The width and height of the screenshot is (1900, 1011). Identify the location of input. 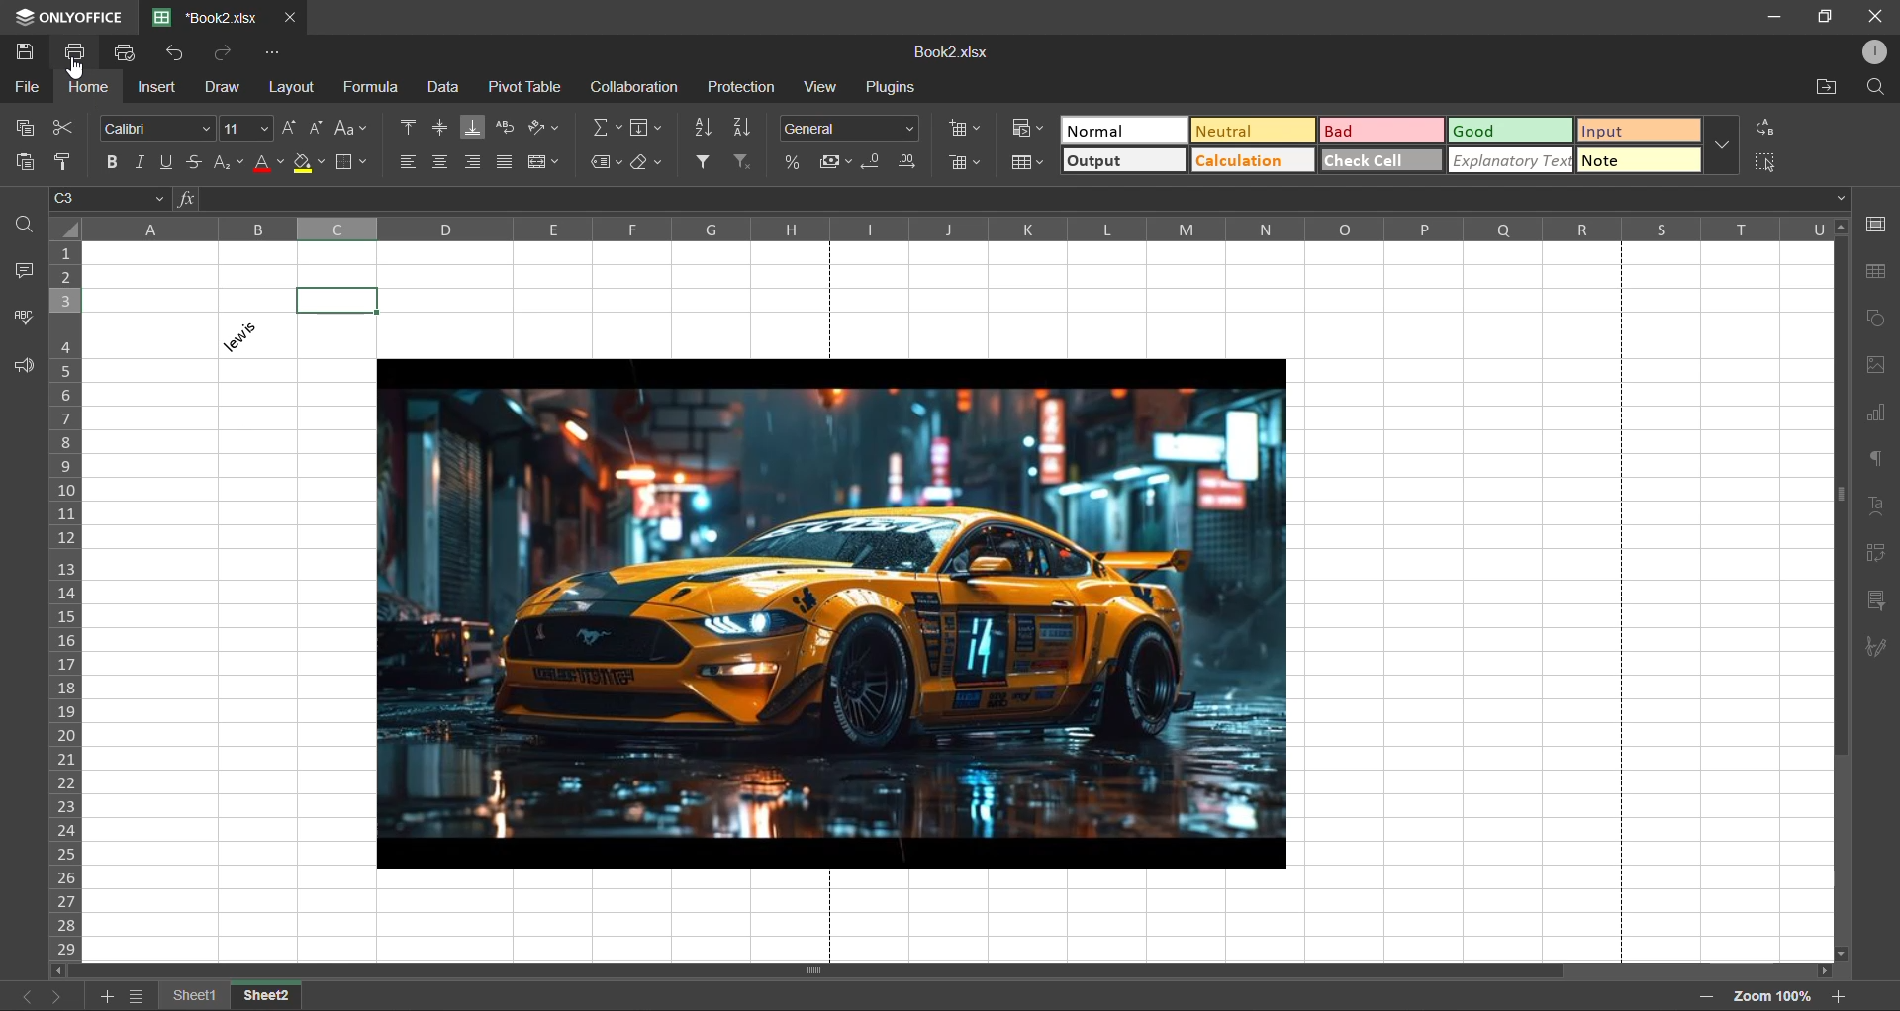
(1638, 133).